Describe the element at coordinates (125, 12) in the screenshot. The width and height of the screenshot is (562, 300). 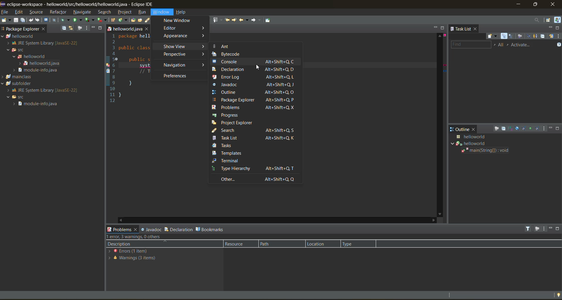
I see `project` at that location.